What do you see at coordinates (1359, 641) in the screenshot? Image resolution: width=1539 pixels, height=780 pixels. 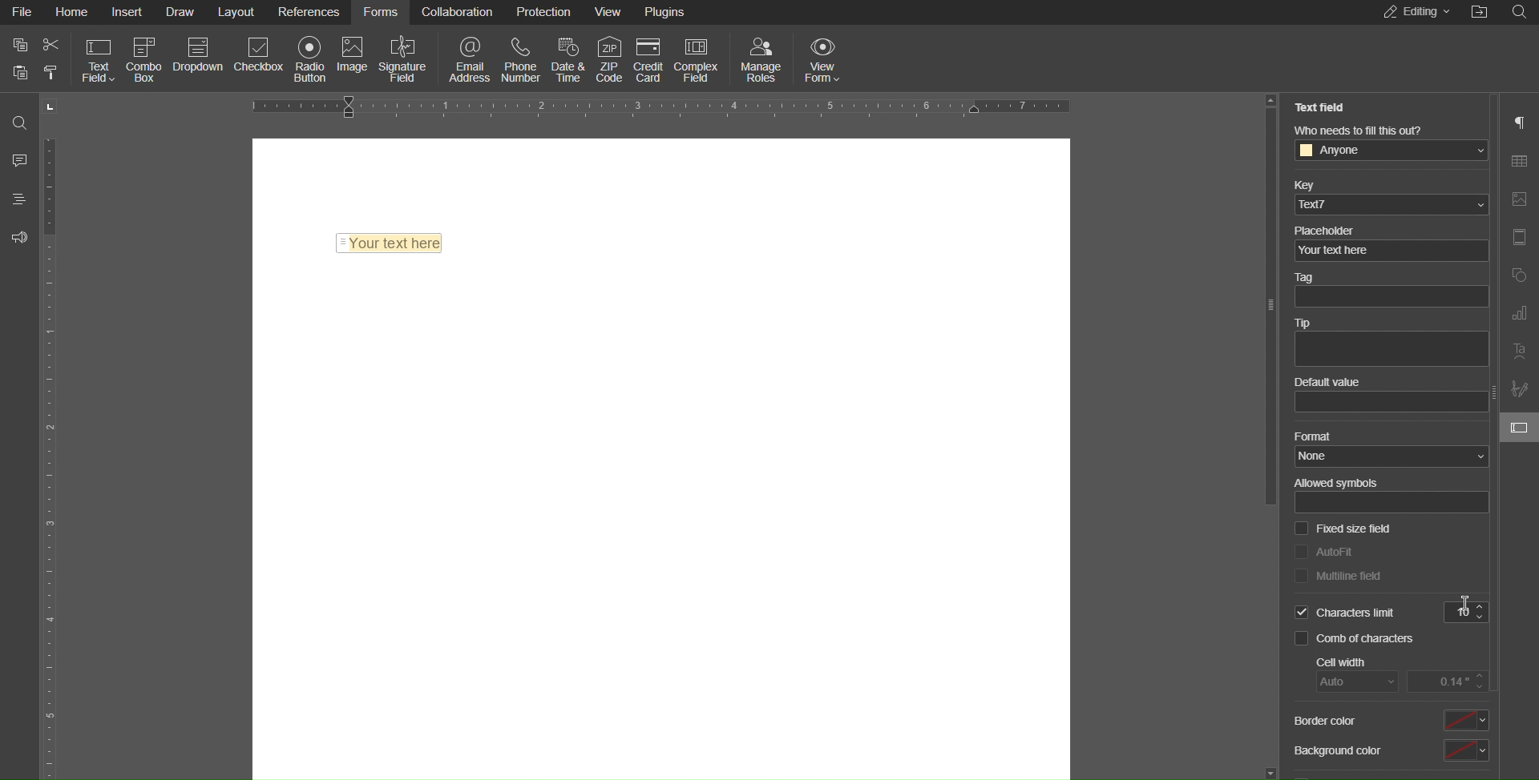 I see `Comb of characters` at bounding box center [1359, 641].